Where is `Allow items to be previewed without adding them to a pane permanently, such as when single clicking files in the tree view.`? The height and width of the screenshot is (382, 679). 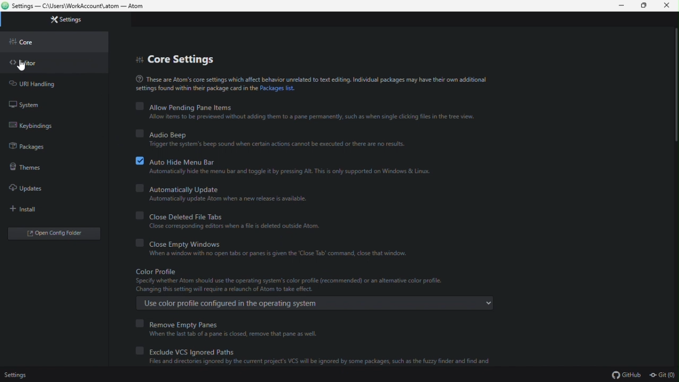
Allow items to be previewed without adding them to a pane permanently, such as when single clicking files in the tree view. is located at coordinates (307, 117).